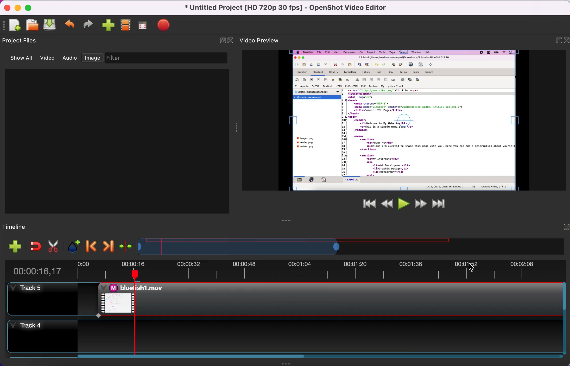  What do you see at coordinates (282, 335) in the screenshot?
I see `track 4` at bounding box center [282, 335].